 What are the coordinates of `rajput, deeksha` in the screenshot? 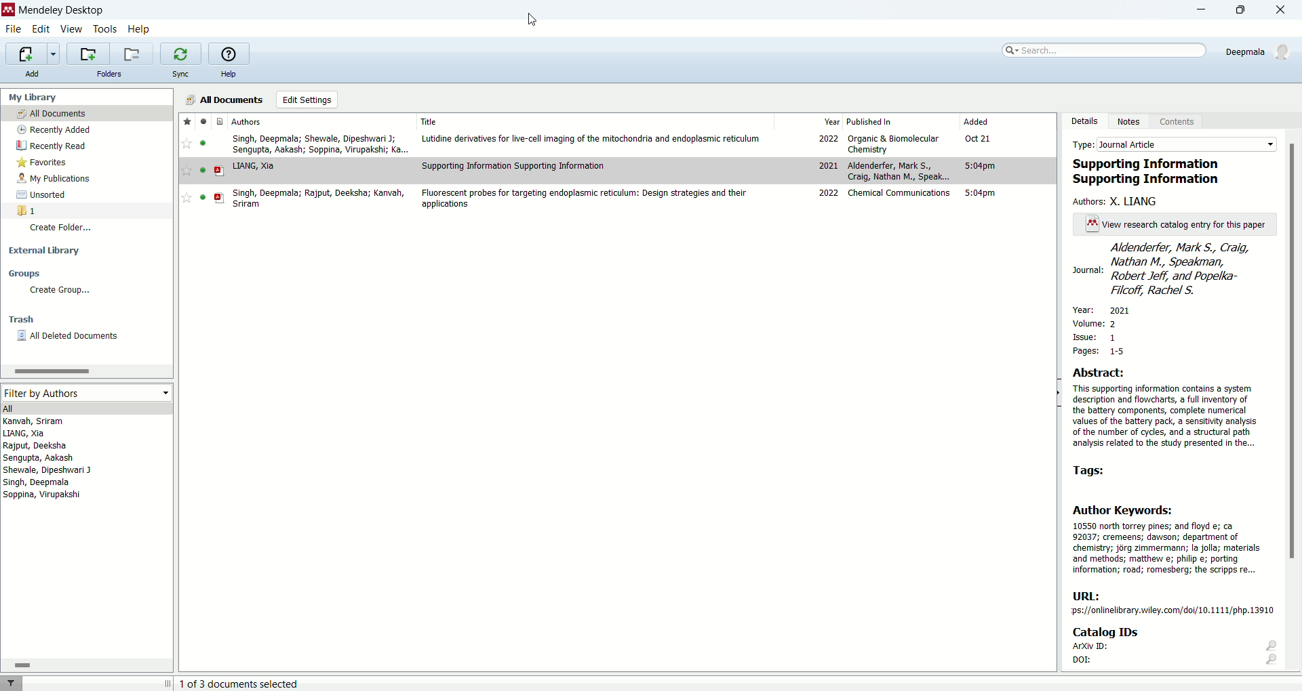 It's located at (36, 446).